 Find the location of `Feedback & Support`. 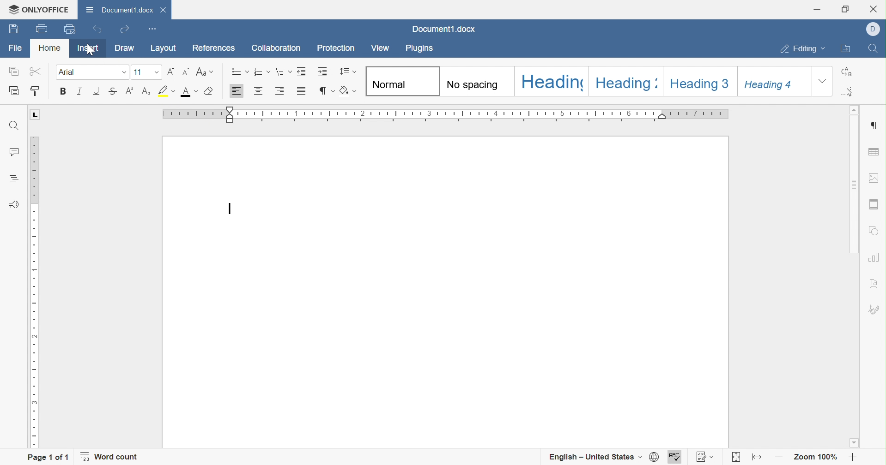

Feedback & Support is located at coordinates (13, 204).